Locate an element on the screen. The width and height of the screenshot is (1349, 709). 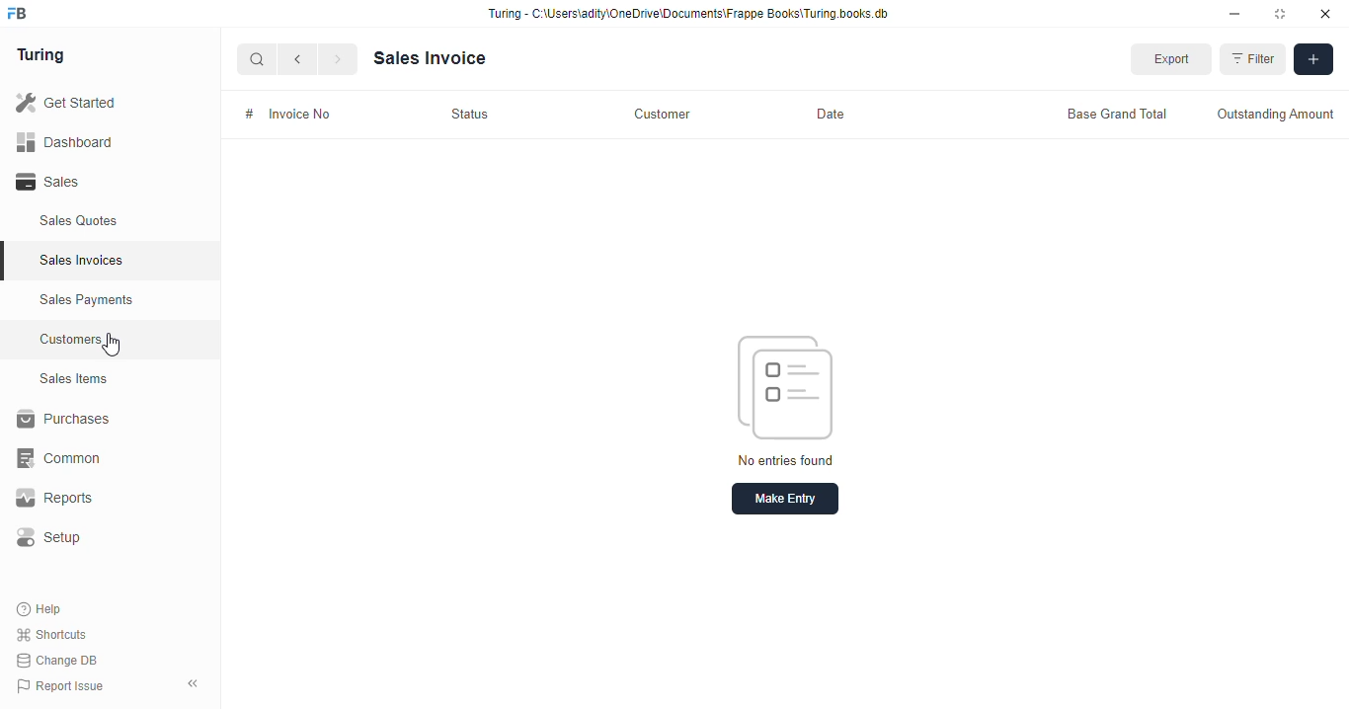
minimise is located at coordinates (1235, 14).